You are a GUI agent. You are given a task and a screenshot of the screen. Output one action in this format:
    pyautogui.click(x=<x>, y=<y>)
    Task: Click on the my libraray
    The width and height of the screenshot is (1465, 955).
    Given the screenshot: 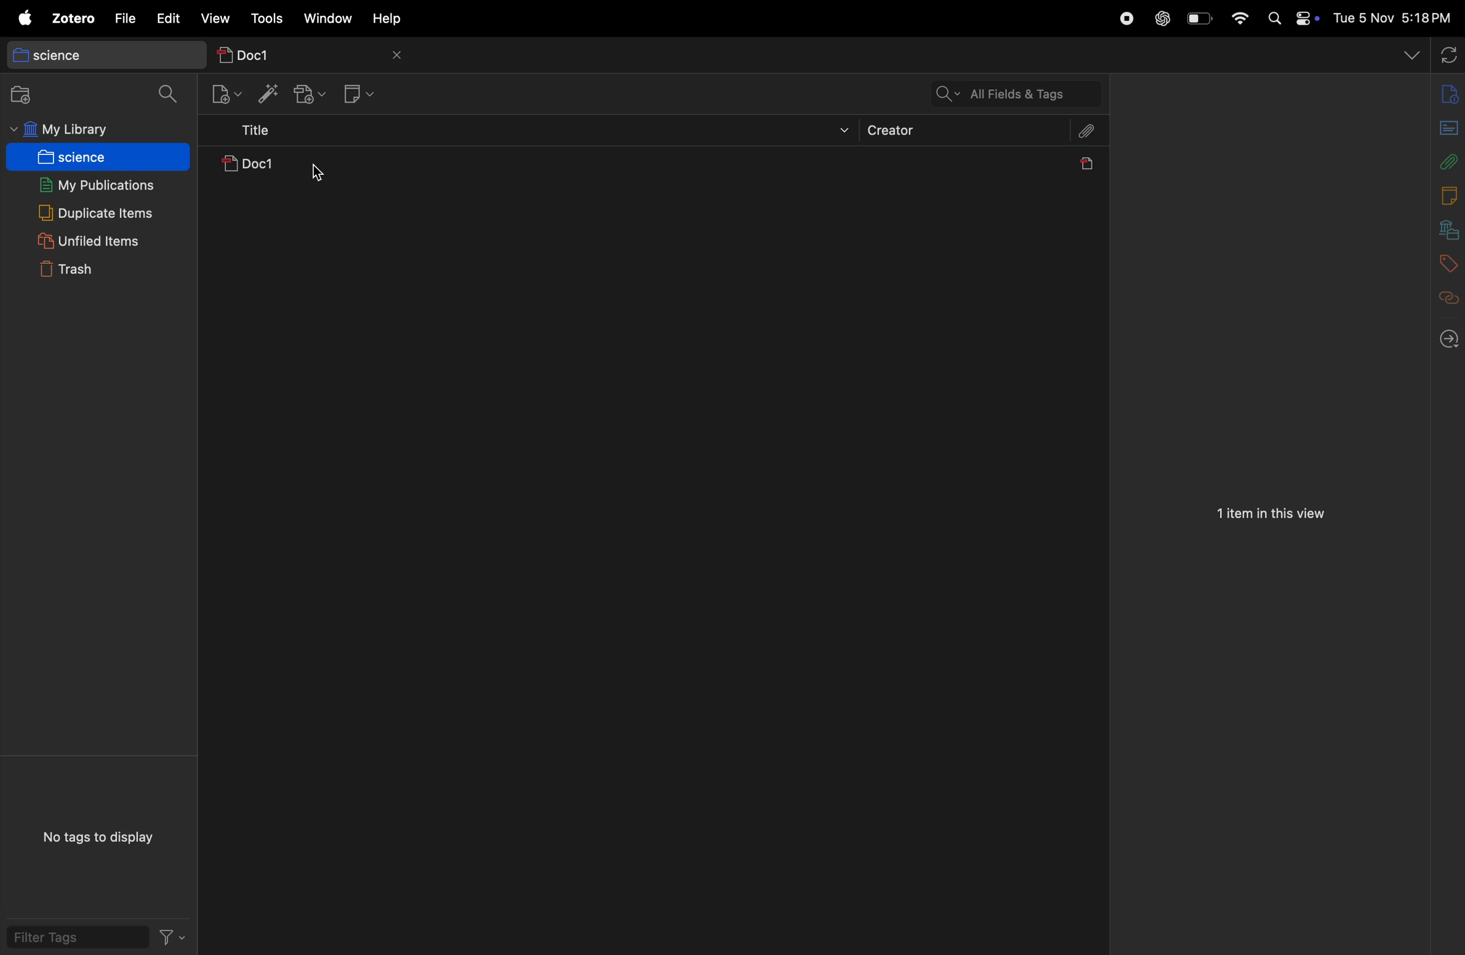 What is the action you would take?
    pyautogui.click(x=1442, y=226)
    